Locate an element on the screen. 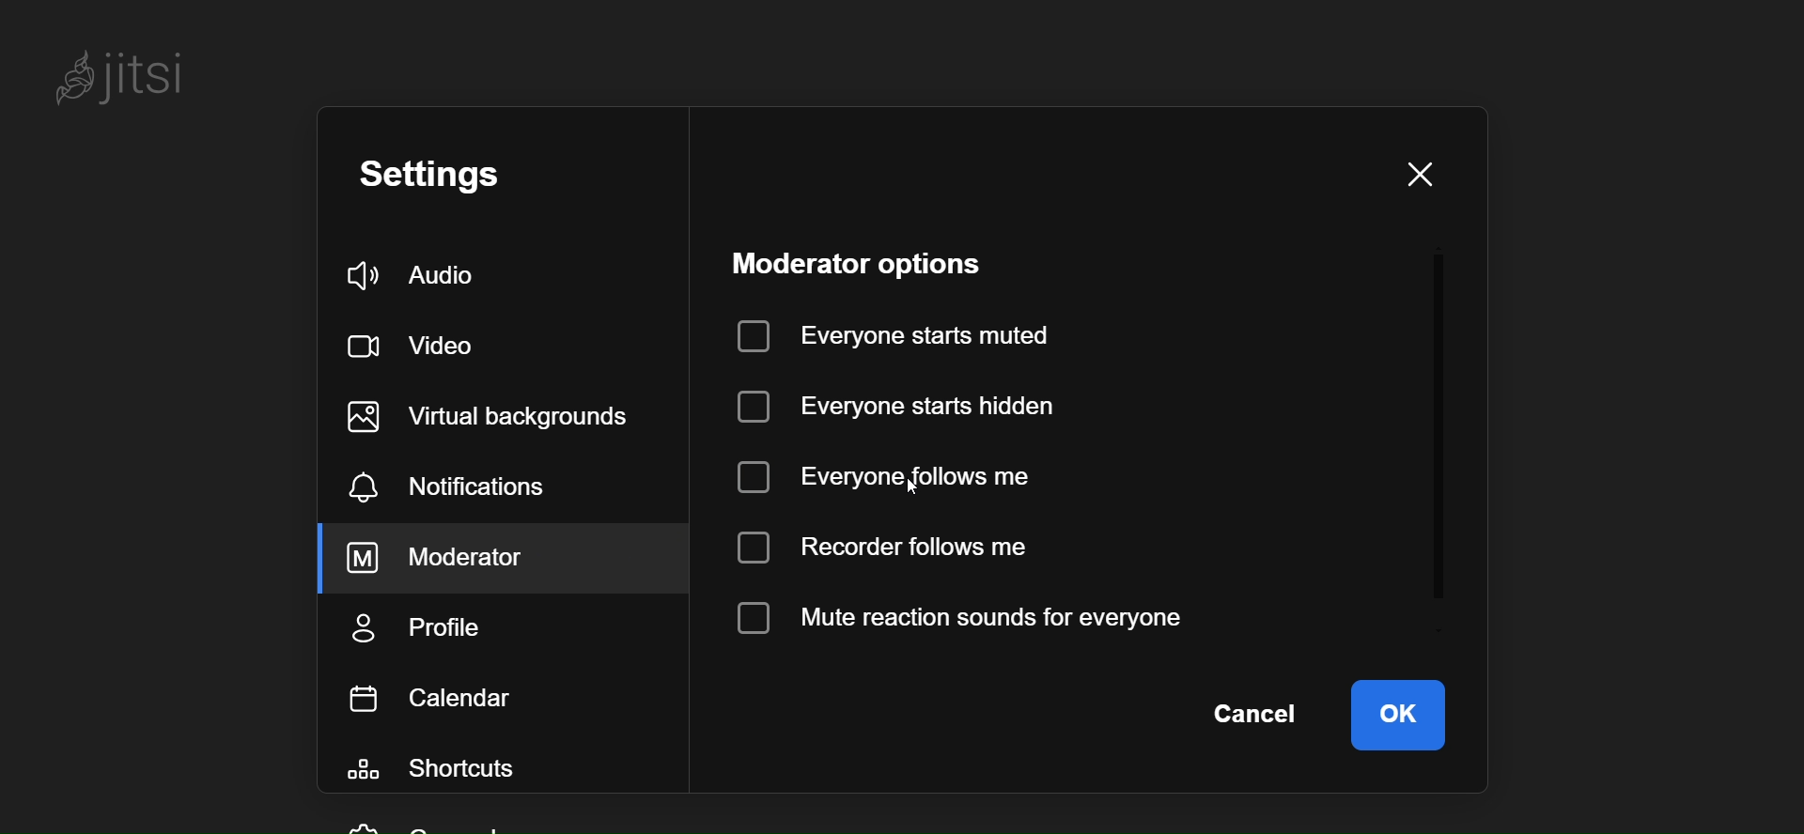  moderator is located at coordinates (463, 558).